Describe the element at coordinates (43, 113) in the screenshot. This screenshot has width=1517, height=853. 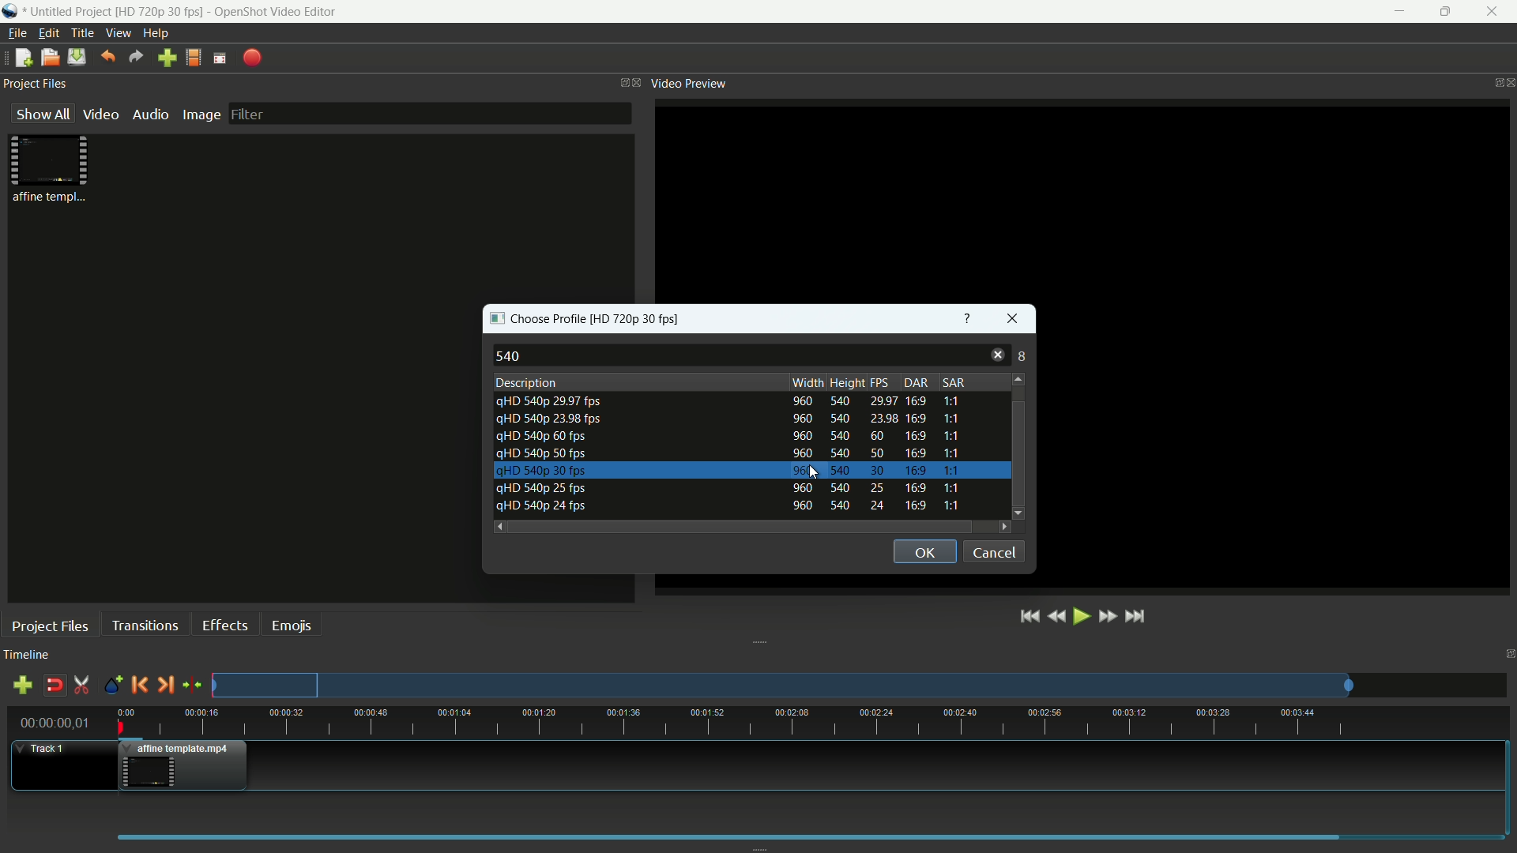
I see `show all` at that location.